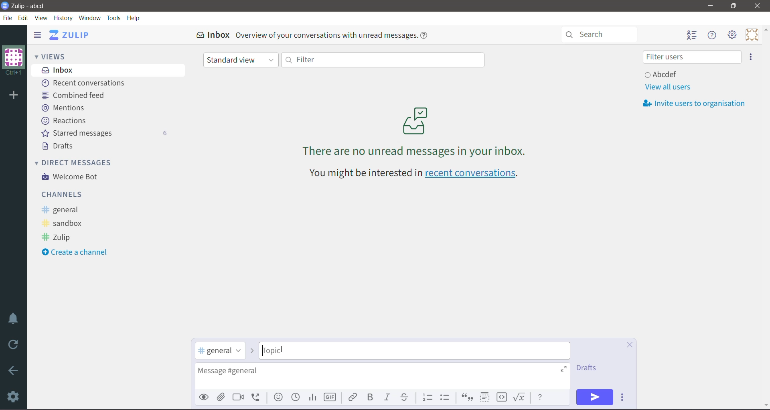  Describe the element at coordinates (72, 35) in the screenshot. I see `Application` at that location.